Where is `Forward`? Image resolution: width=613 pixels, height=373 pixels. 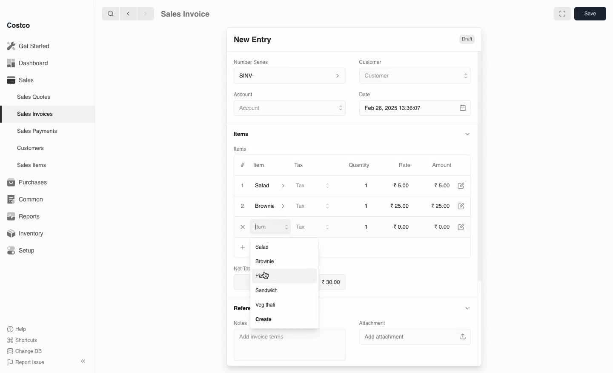 Forward is located at coordinates (145, 14).